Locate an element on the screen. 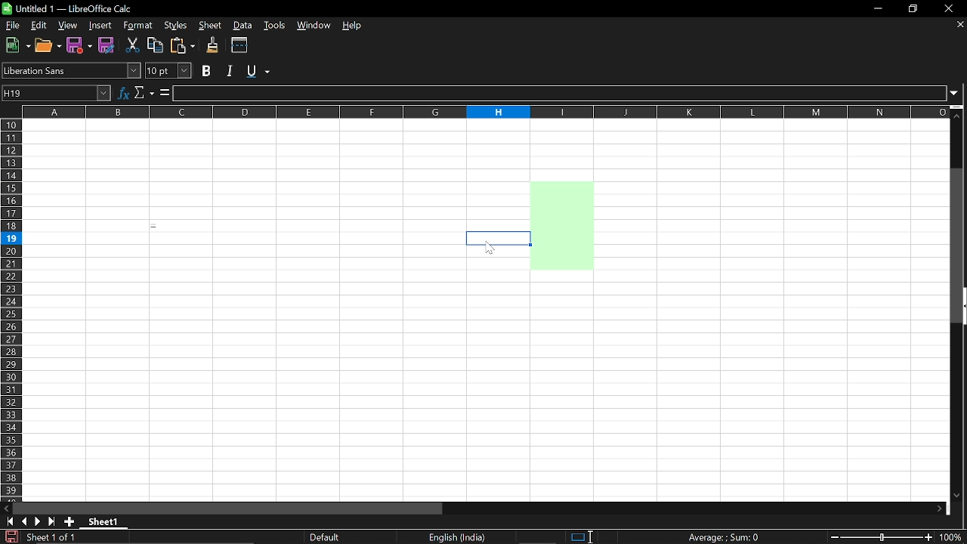 This screenshot has width=967, height=544. Format is located at coordinates (137, 26).